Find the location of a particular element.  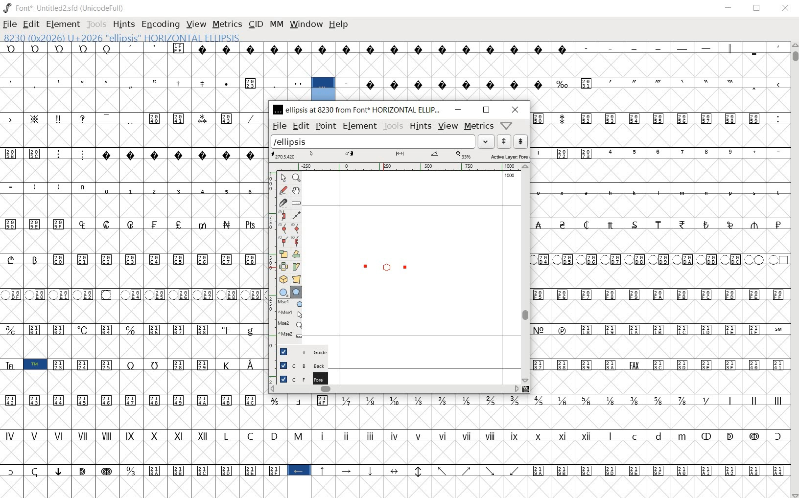

WINDOW is located at coordinates (305, 23).